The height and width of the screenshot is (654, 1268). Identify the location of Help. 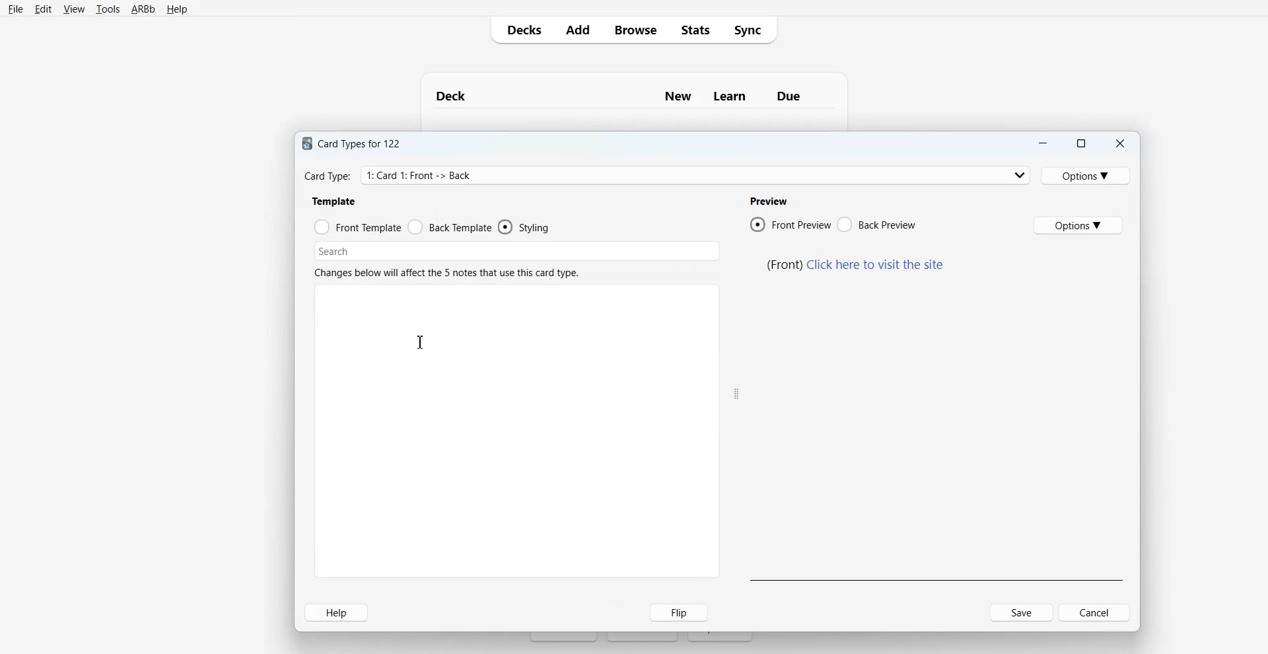
(176, 10).